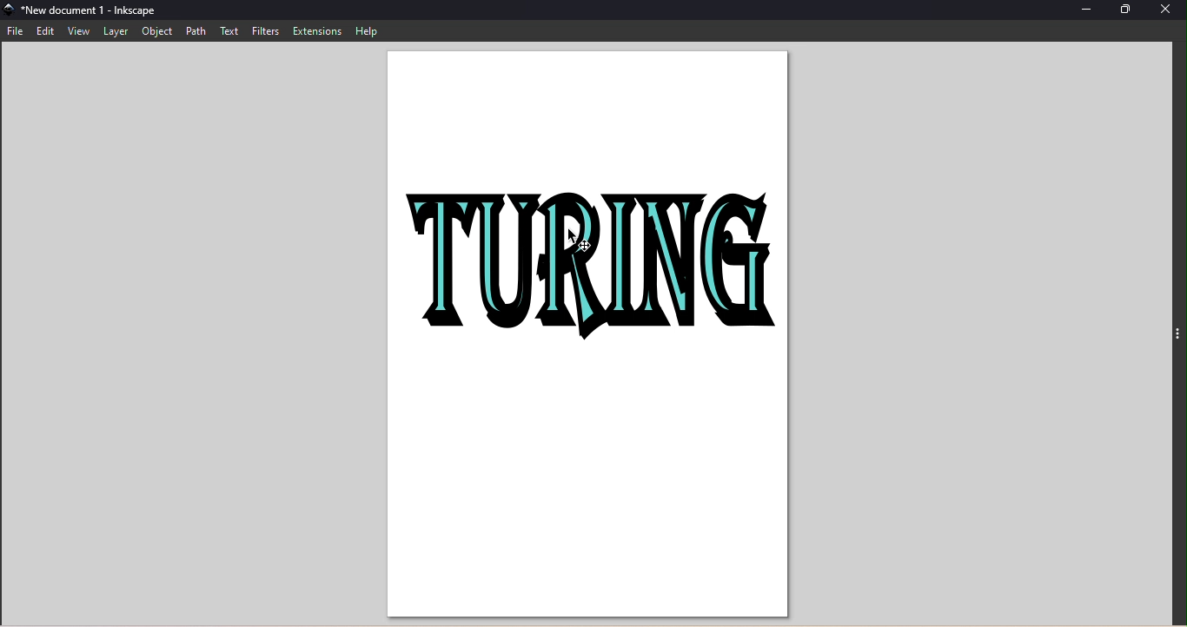  What do you see at coordinates (228, 30) in the screenshot?
I see `Text` at bounding box center [228, 30].